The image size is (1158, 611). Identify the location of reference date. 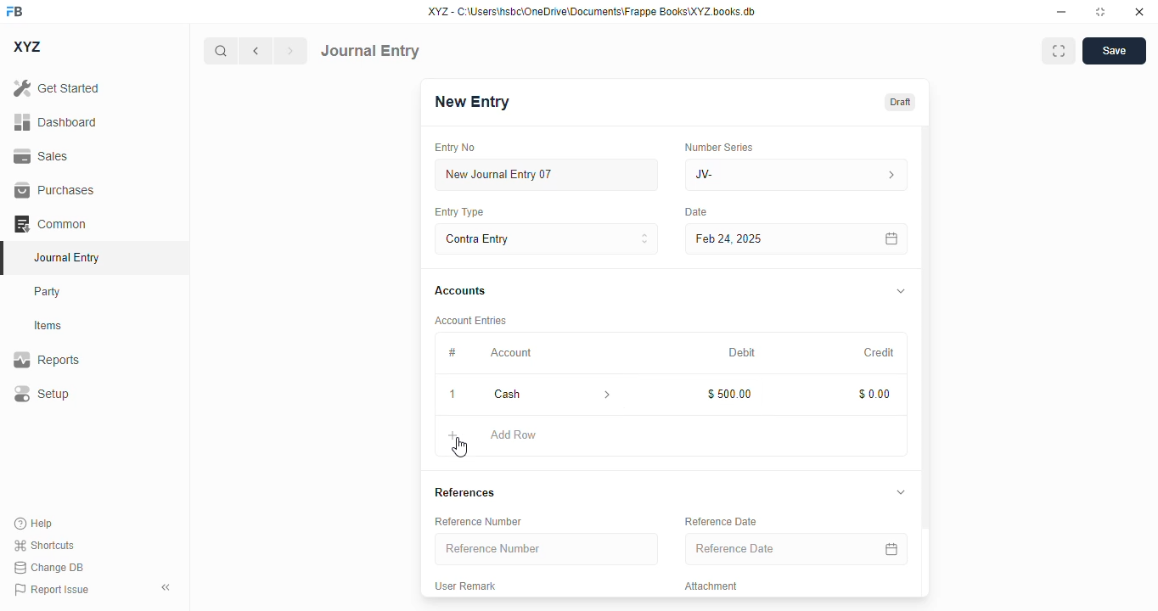
(722, 521).